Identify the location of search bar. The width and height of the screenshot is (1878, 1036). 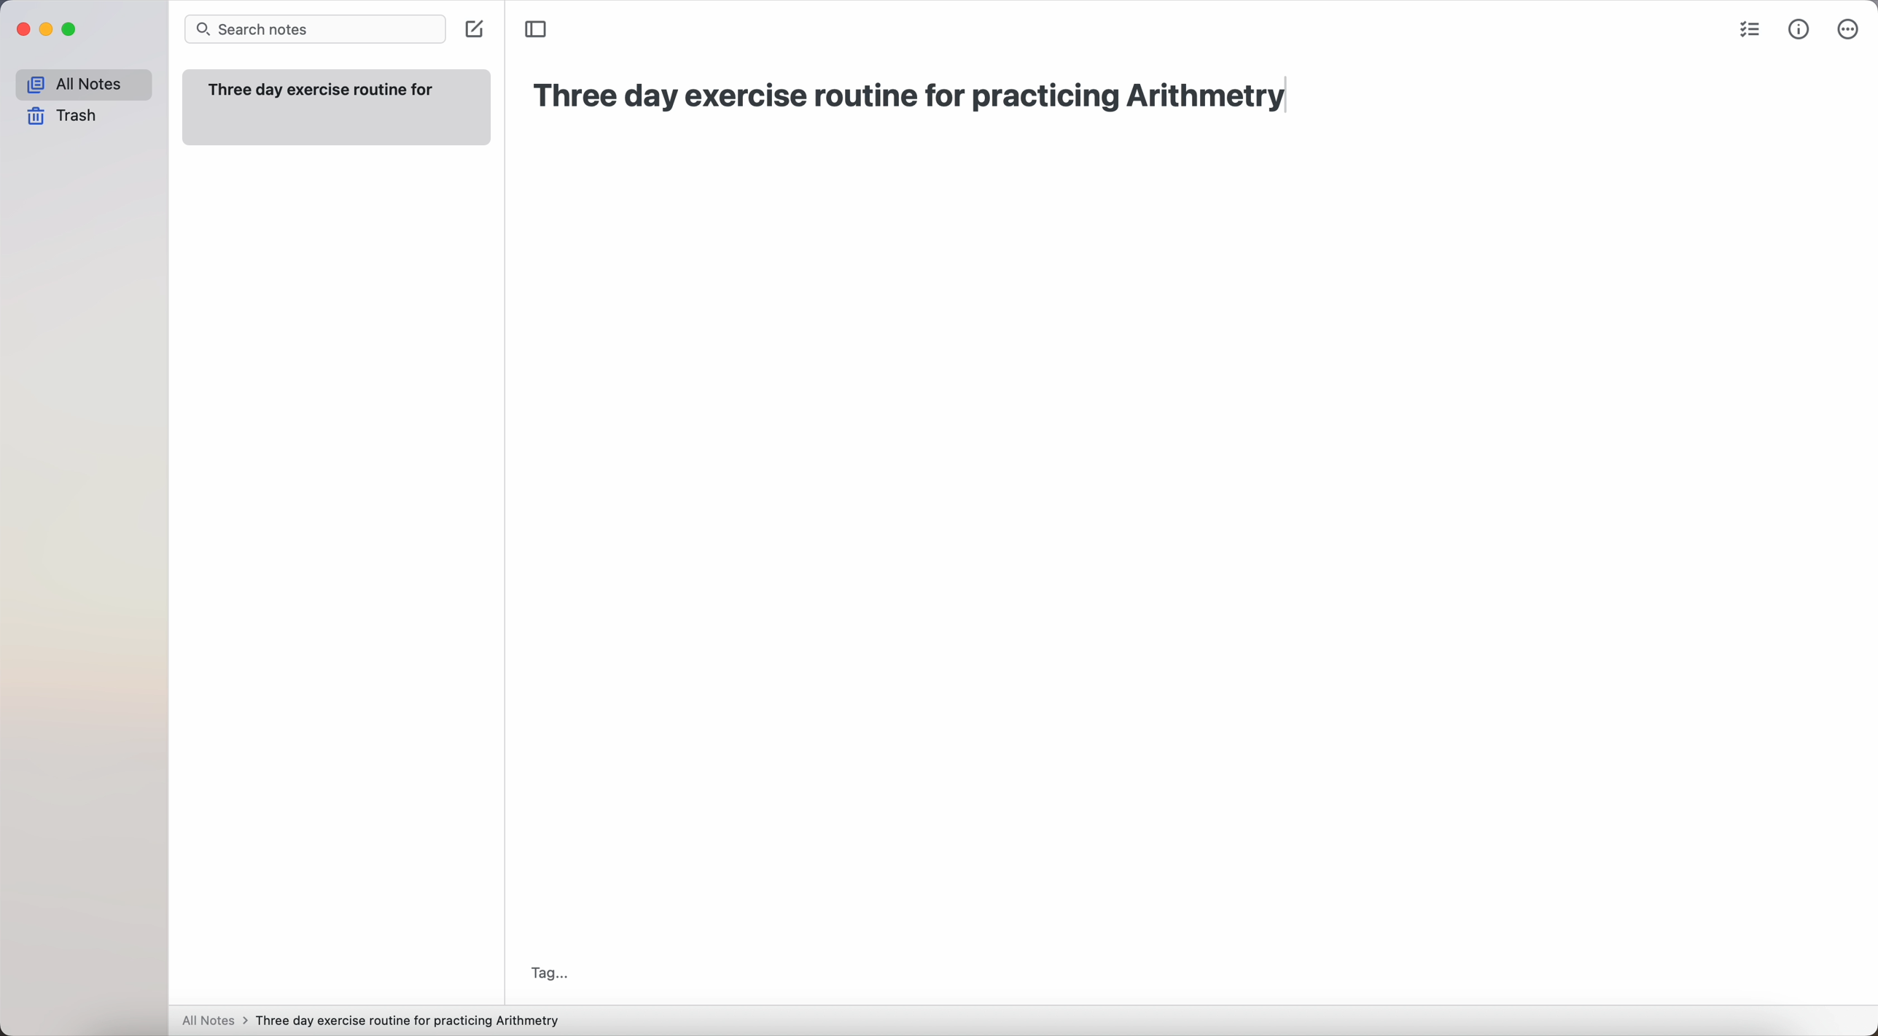
(313, 28).